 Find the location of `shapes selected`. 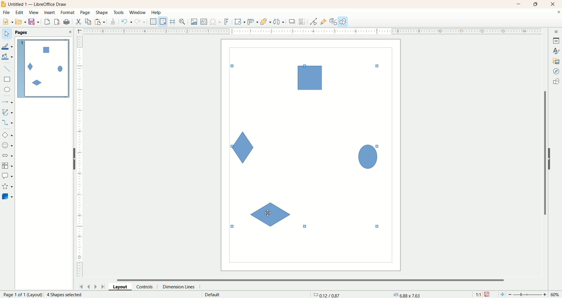

shapes selected is located at coordinates (304, 144).